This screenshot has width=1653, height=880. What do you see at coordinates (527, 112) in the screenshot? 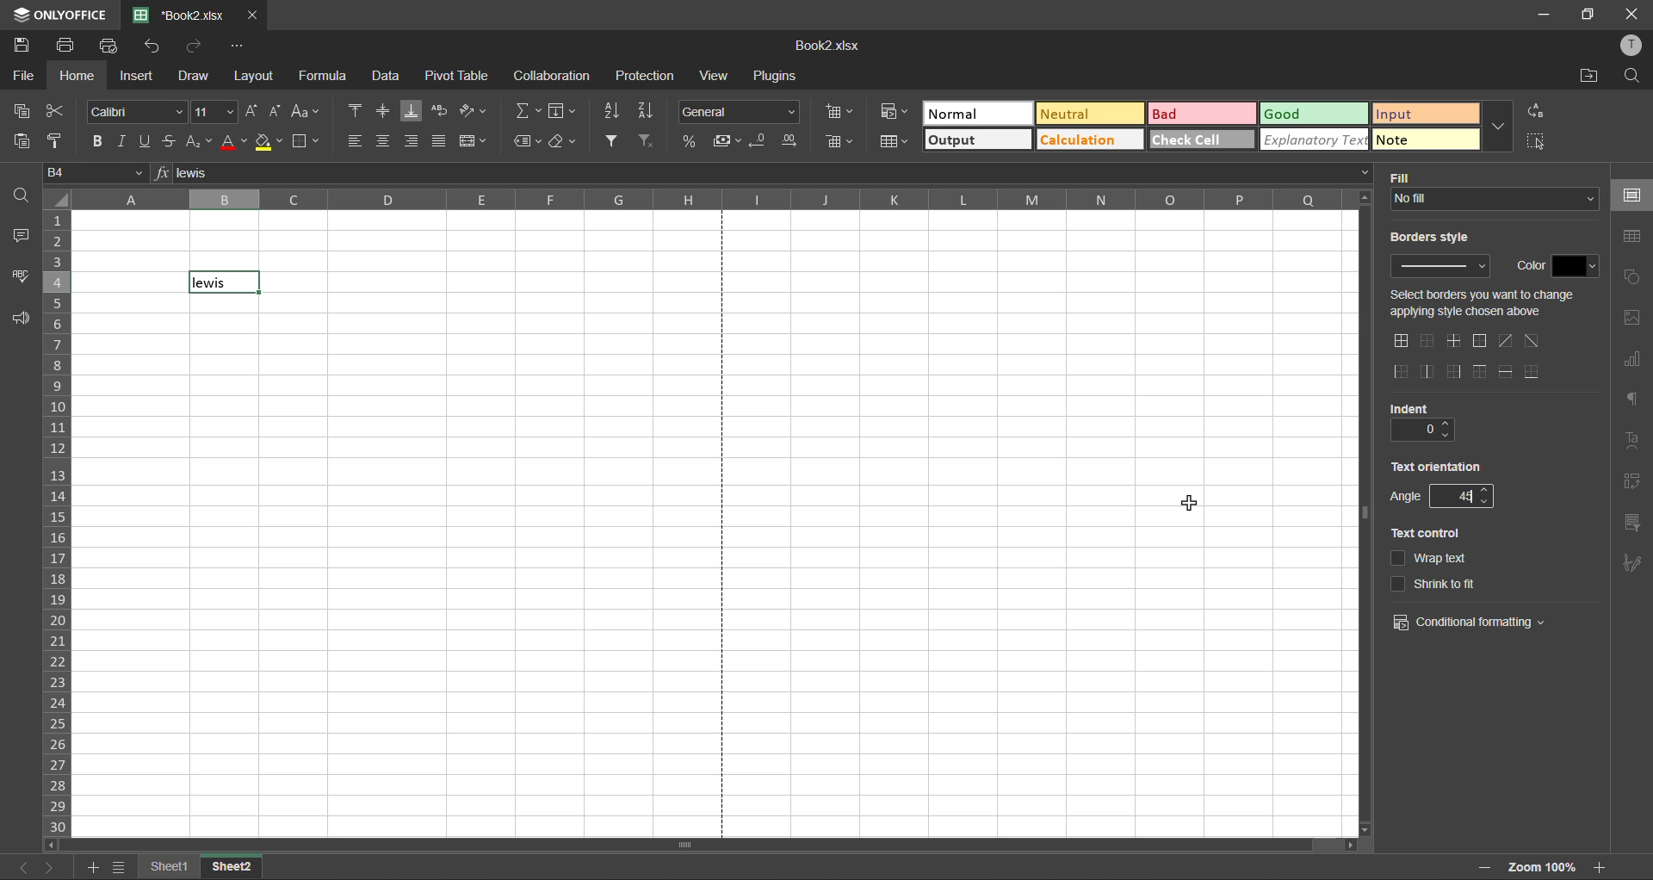
I see `summation` at bounding box center [527, 112].